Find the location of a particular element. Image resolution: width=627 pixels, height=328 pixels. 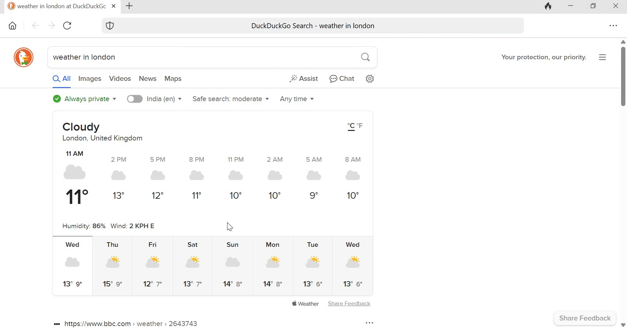

8 AM is located at coordinates (353, 159).